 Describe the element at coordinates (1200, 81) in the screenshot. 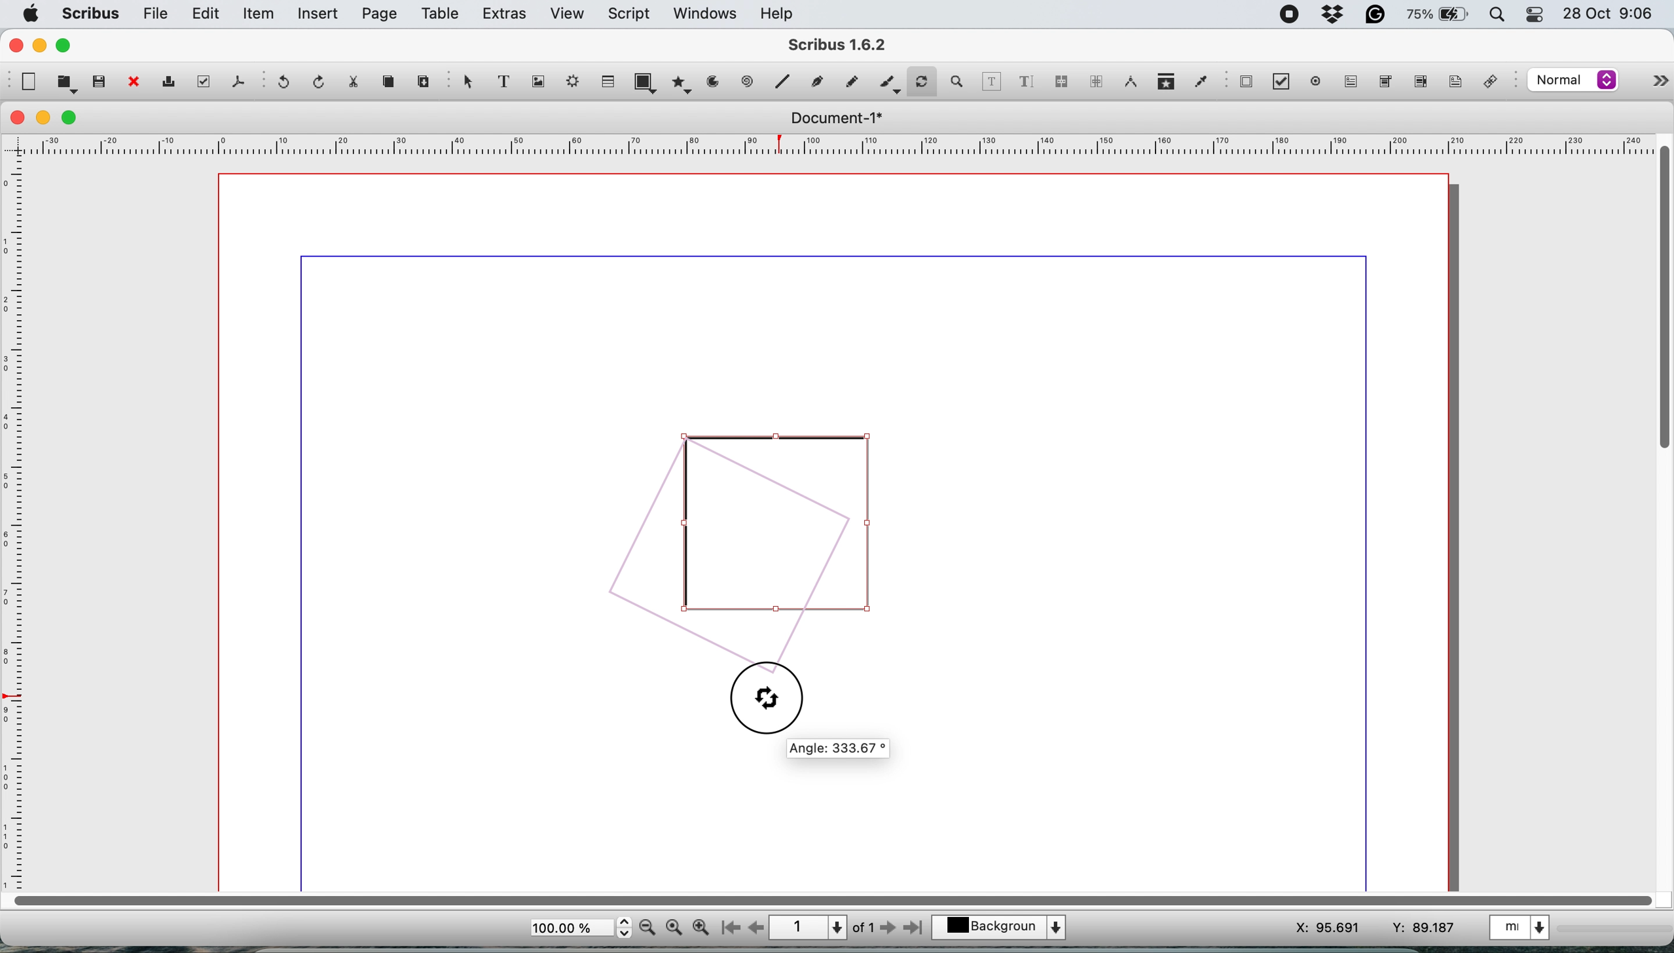

I see `eye dropper` at that location.